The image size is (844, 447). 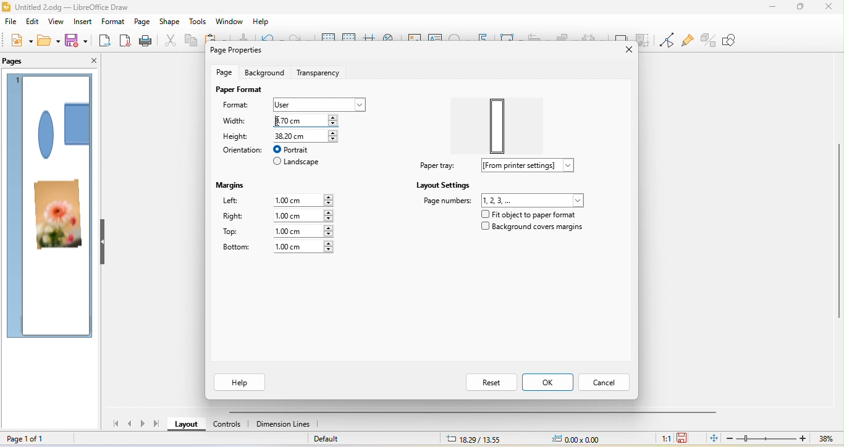 I want to click on top, so click(x=239, y=233).